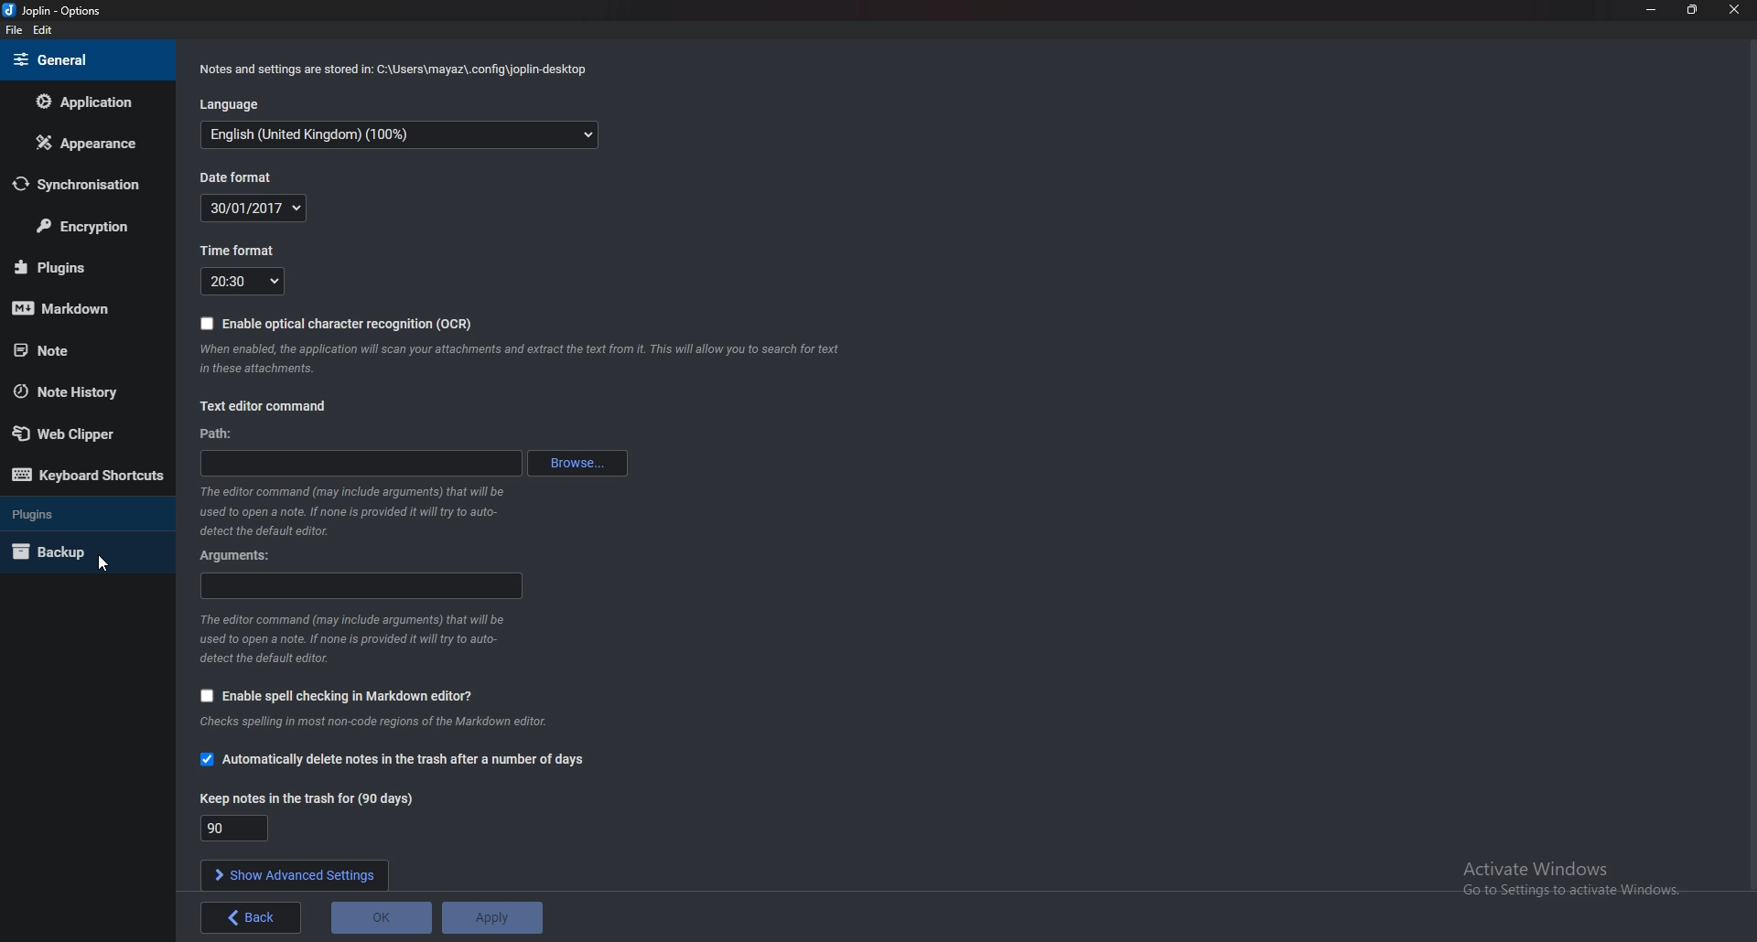 This screenshot has width=1757, height=942. I want to click on Date format, so click(242, 177).